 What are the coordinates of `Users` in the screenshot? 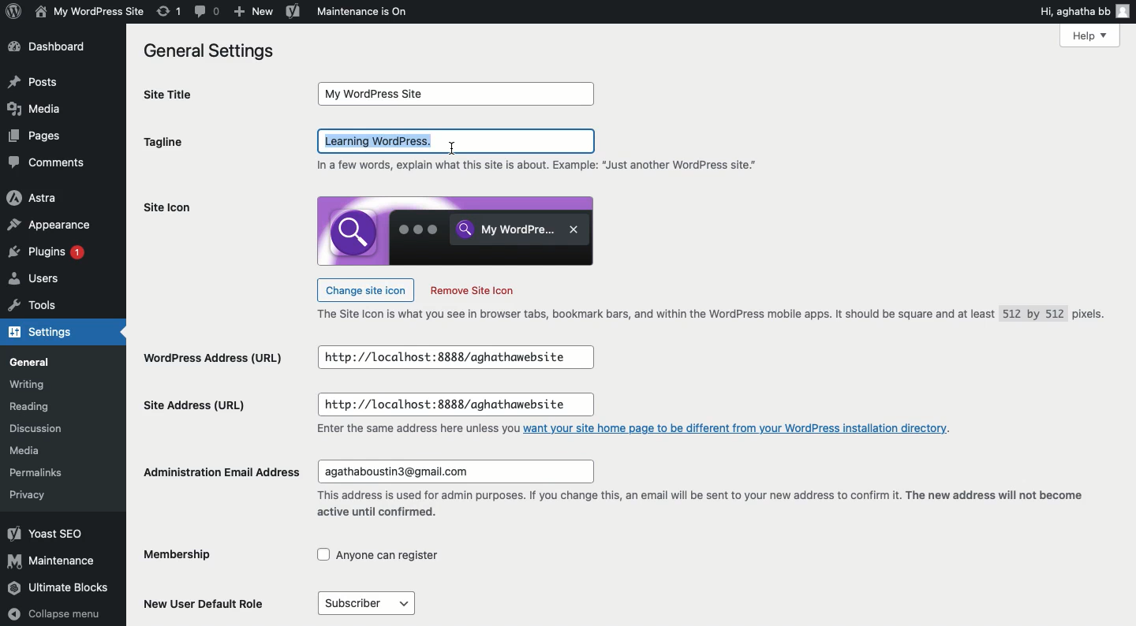 It's located at (36, 281).